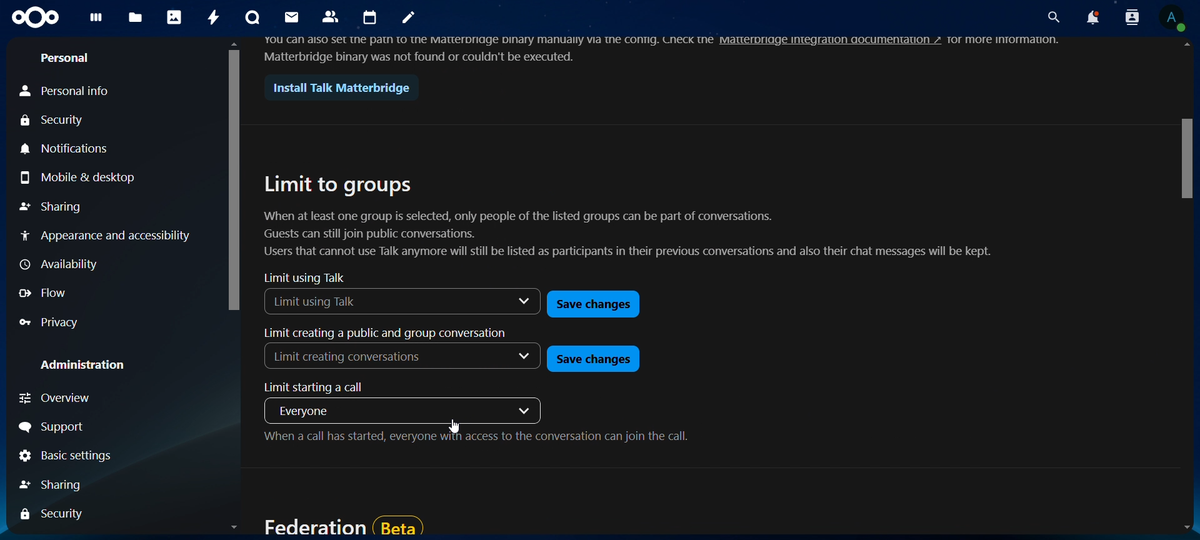  What do you see at coordinates (81, 180) in the screenshot?
I see `Mobile & Desktop` at bounding box center [81, 180].